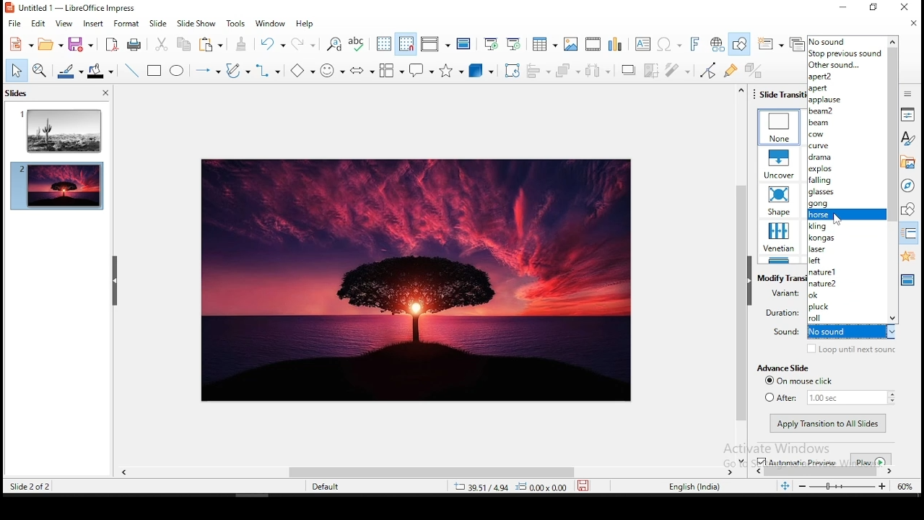  What do you see at coordinates (512, 69) in the screenshot?
I see `crop tool` at bounding box center [512, 69].